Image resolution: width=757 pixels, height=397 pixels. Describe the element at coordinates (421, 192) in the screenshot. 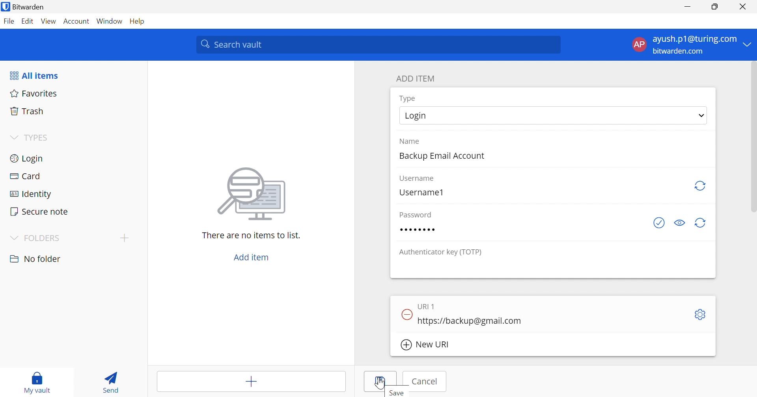

I see `Username1` at that location.